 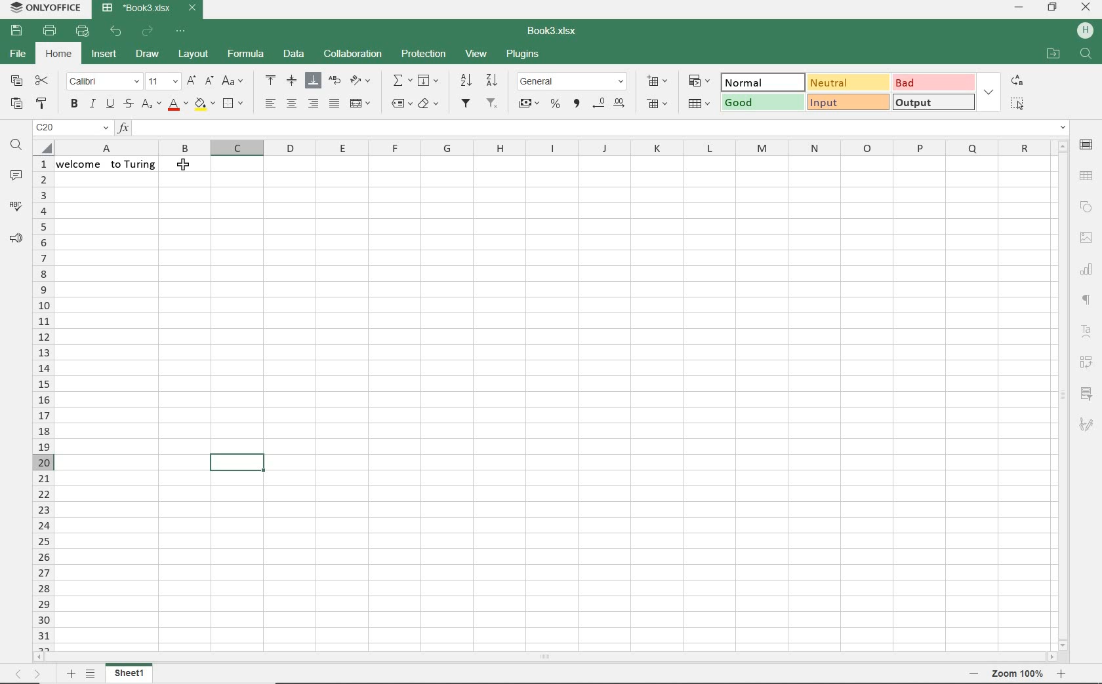 What do you see at coordinates (105, 55) in the screenshot?
I see `insert` at bounding box center [105, 55].